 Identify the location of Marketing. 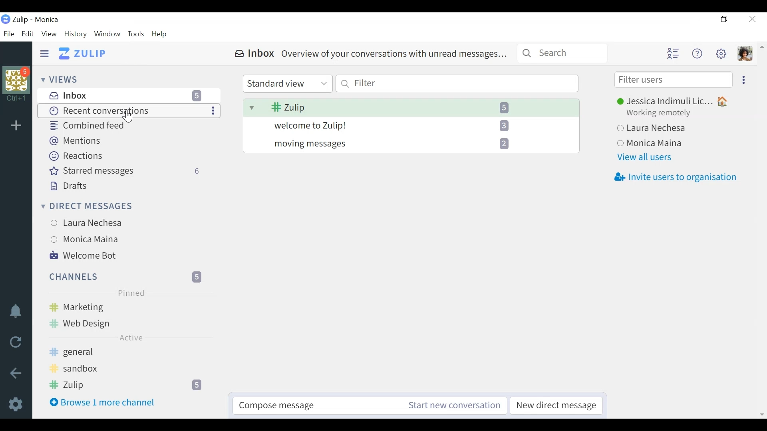
(126, 306).